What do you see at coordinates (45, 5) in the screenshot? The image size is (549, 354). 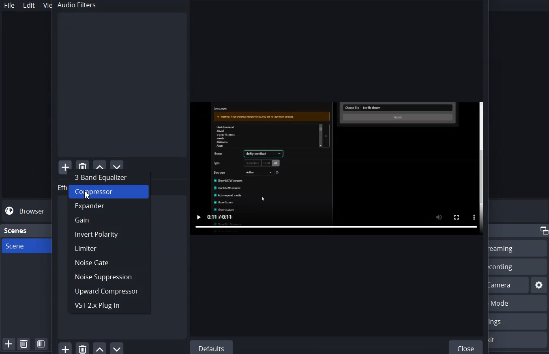 I see `View` at bounding box center [45, 5].